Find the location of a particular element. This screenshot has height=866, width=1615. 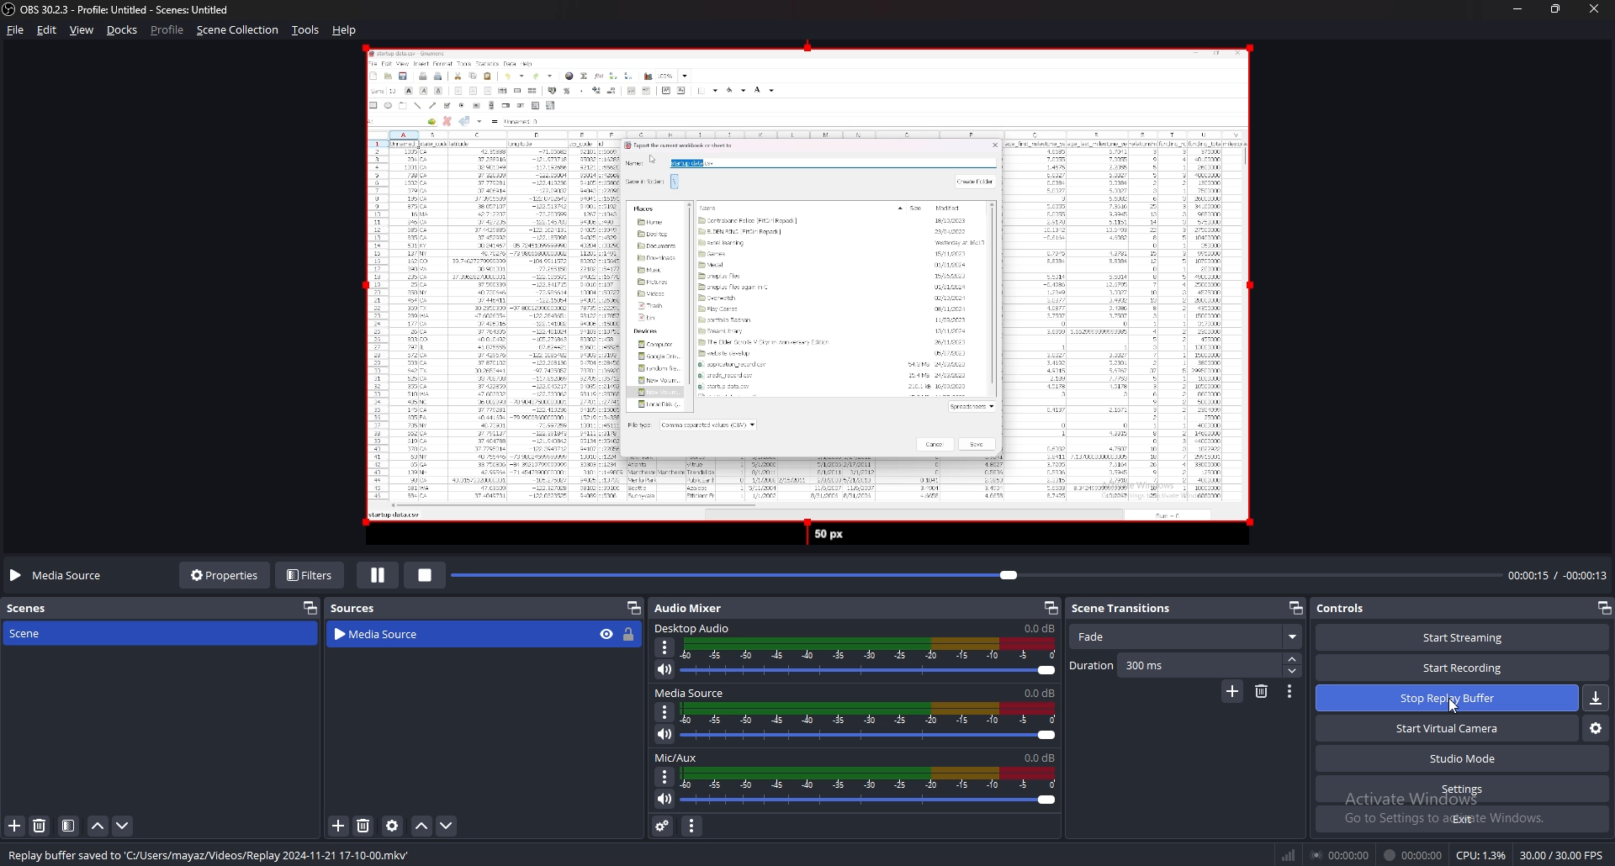

CPU: 1.3% is located at coordinates (1481, 855).